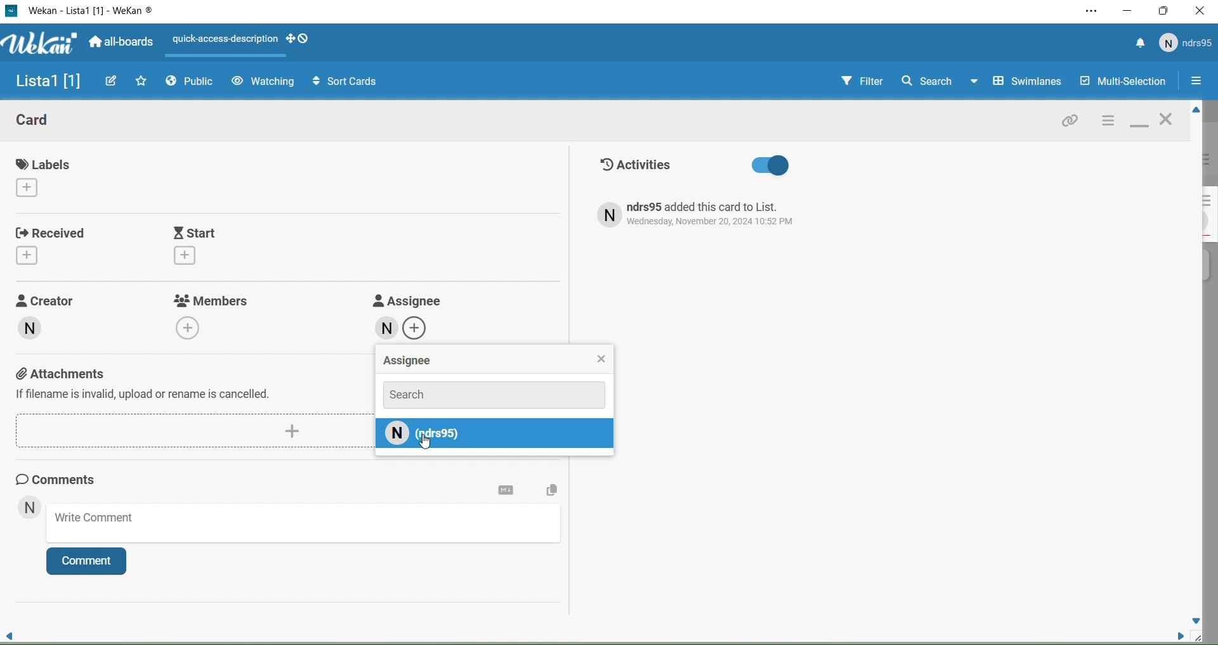 The image size is (1218, 645). What do you see at coordinates (54, 244) in the screenshot?
I see `Received` at bounding box center [54, 244].